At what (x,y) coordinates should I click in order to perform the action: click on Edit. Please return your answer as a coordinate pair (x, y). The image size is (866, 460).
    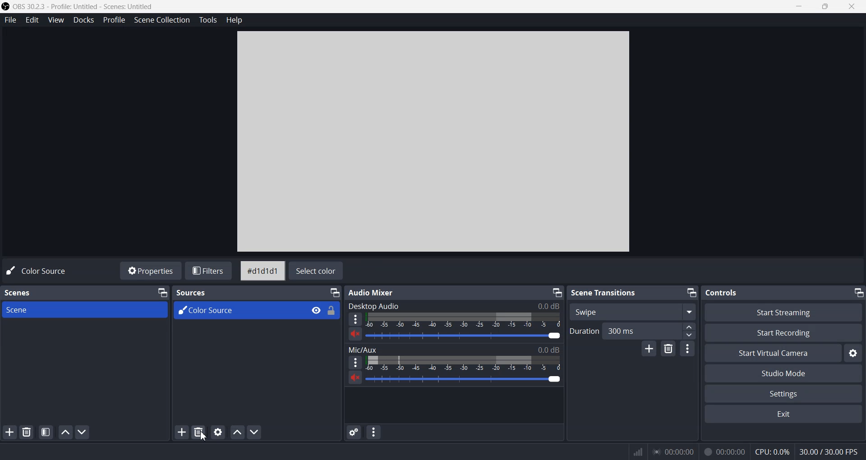
    Looking at the image, I should click on (32, 20).